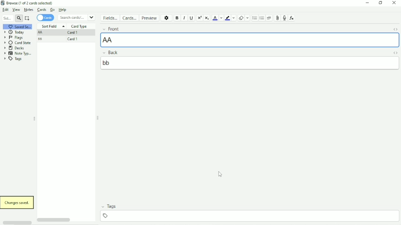 The image size is (401, 225). I want to click on Search cards, so click(77, 17).